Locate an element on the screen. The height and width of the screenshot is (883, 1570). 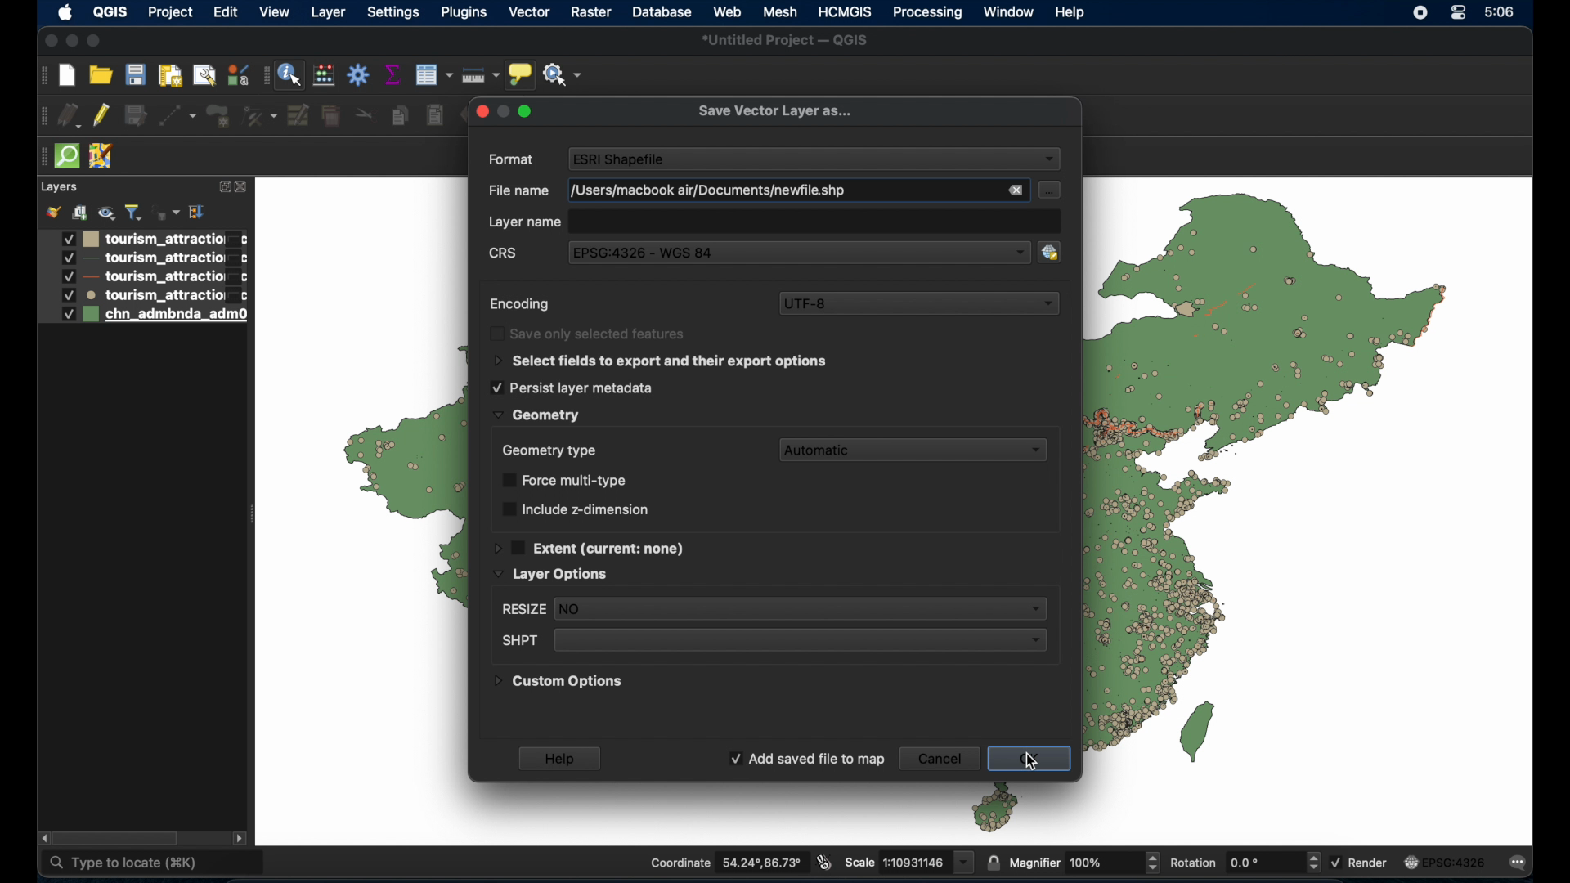
paste features is located at coordinates (436, 116).